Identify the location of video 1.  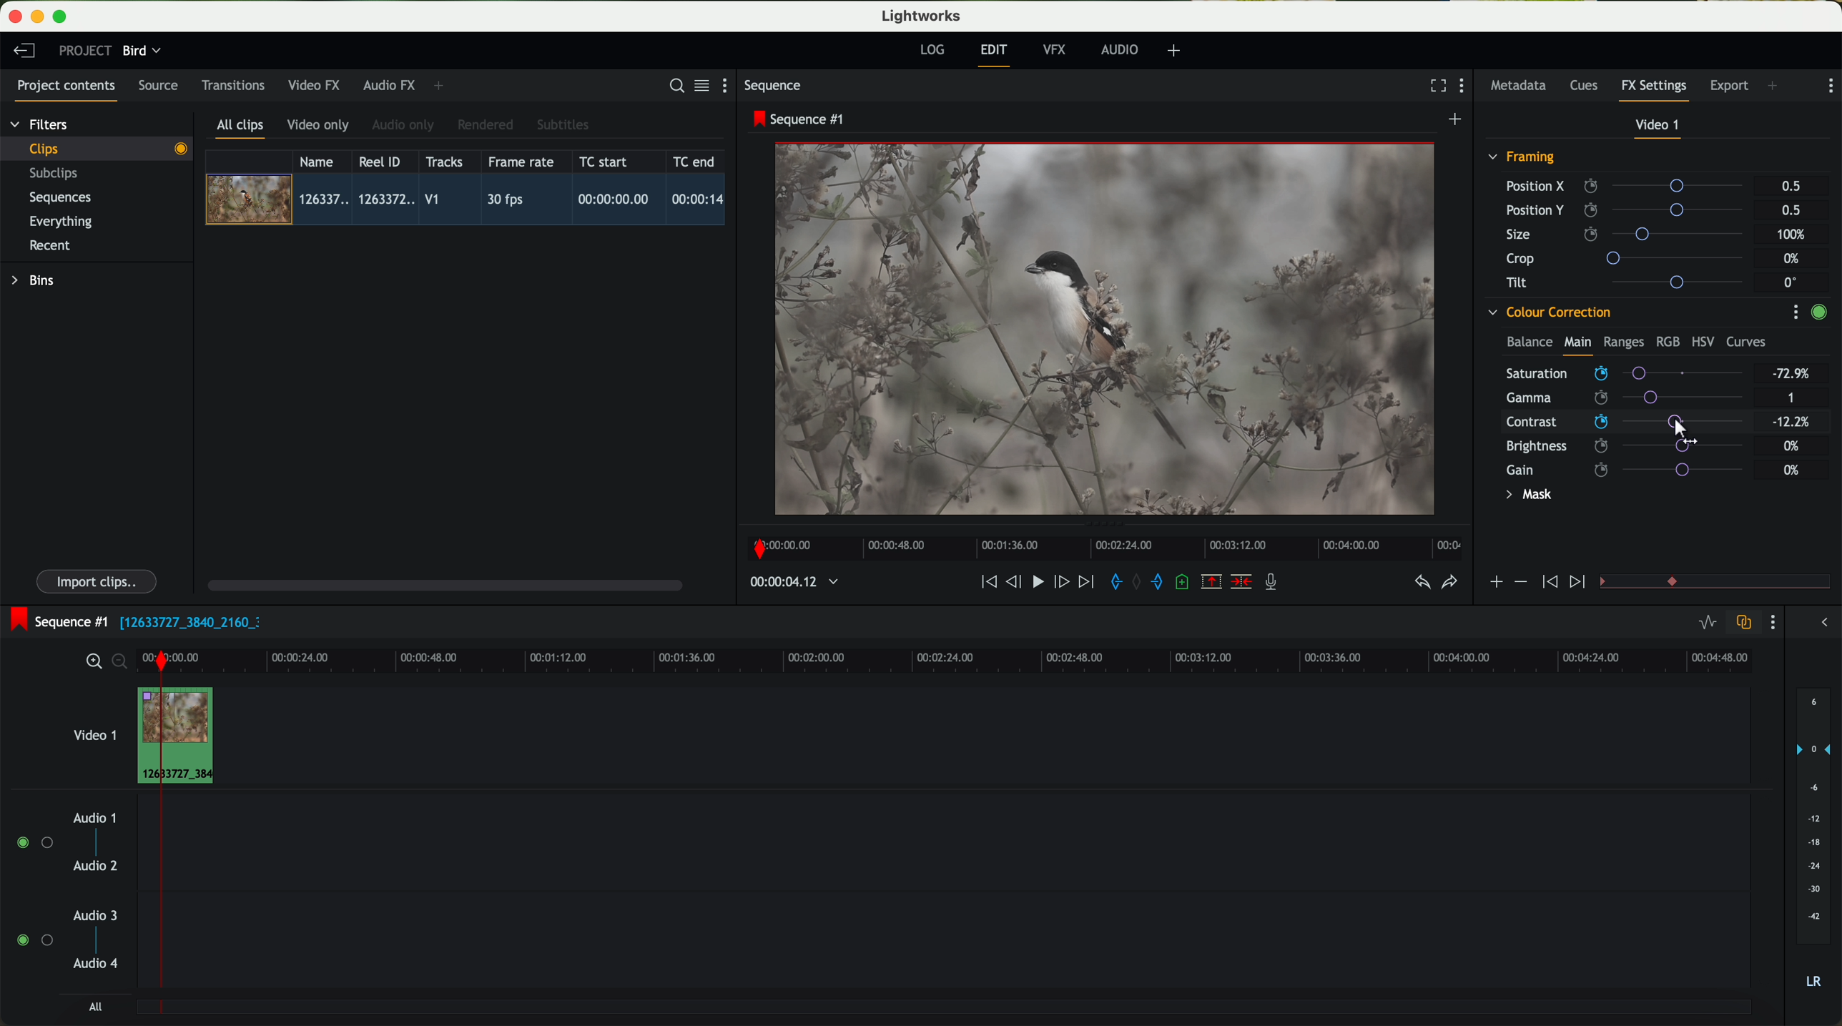
(93, 732).